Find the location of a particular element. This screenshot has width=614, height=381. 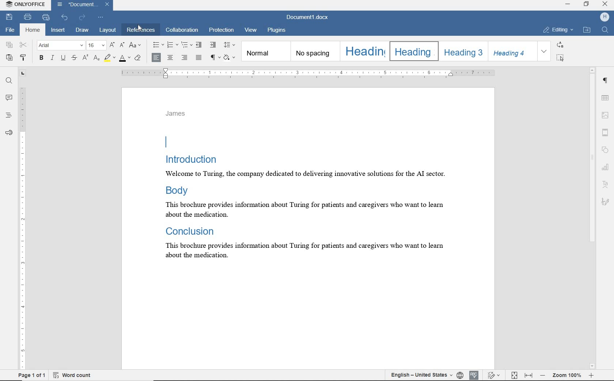

align center is located at coordinates (171, 58).